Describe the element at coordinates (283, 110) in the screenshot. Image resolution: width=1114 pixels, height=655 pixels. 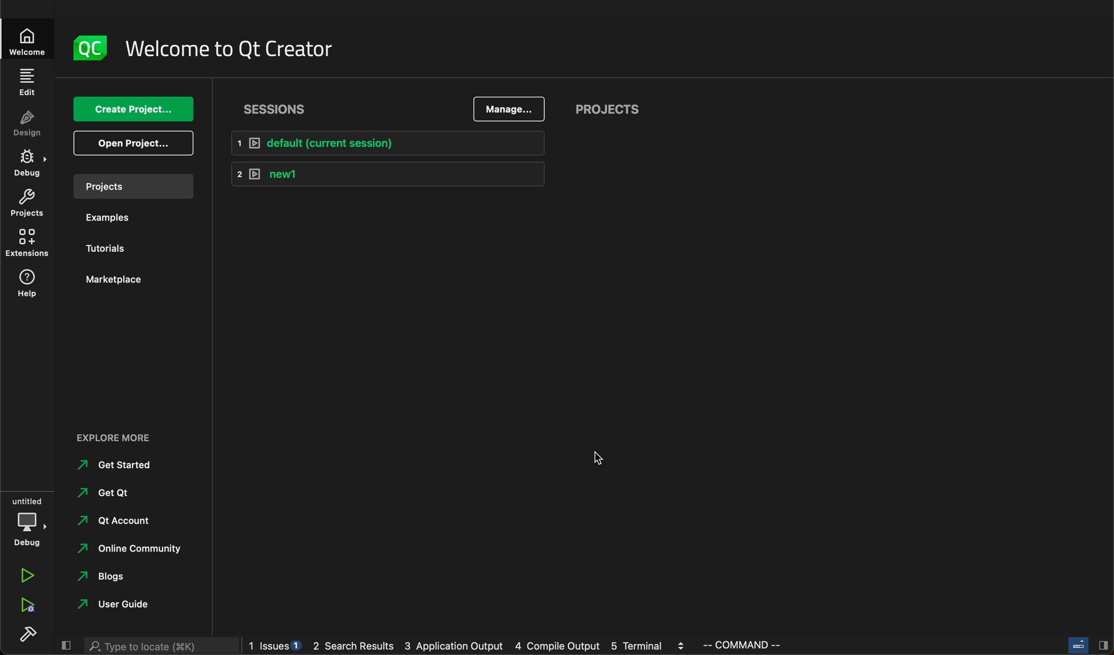
I see `sessions` at that location.